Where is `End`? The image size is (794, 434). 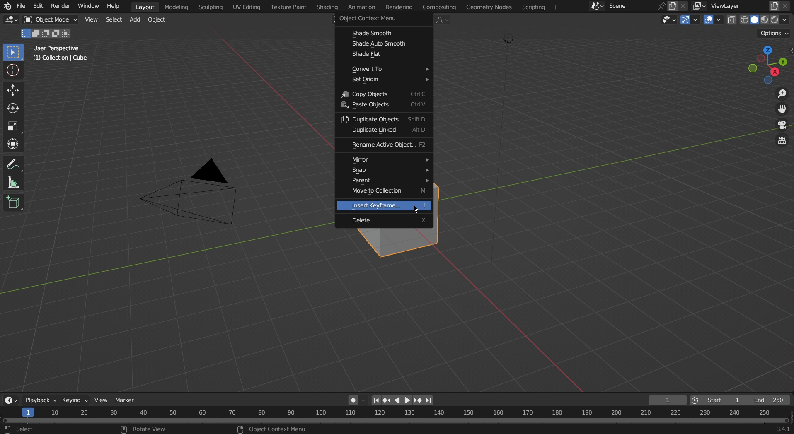
End is located at coordinates (773, 400).